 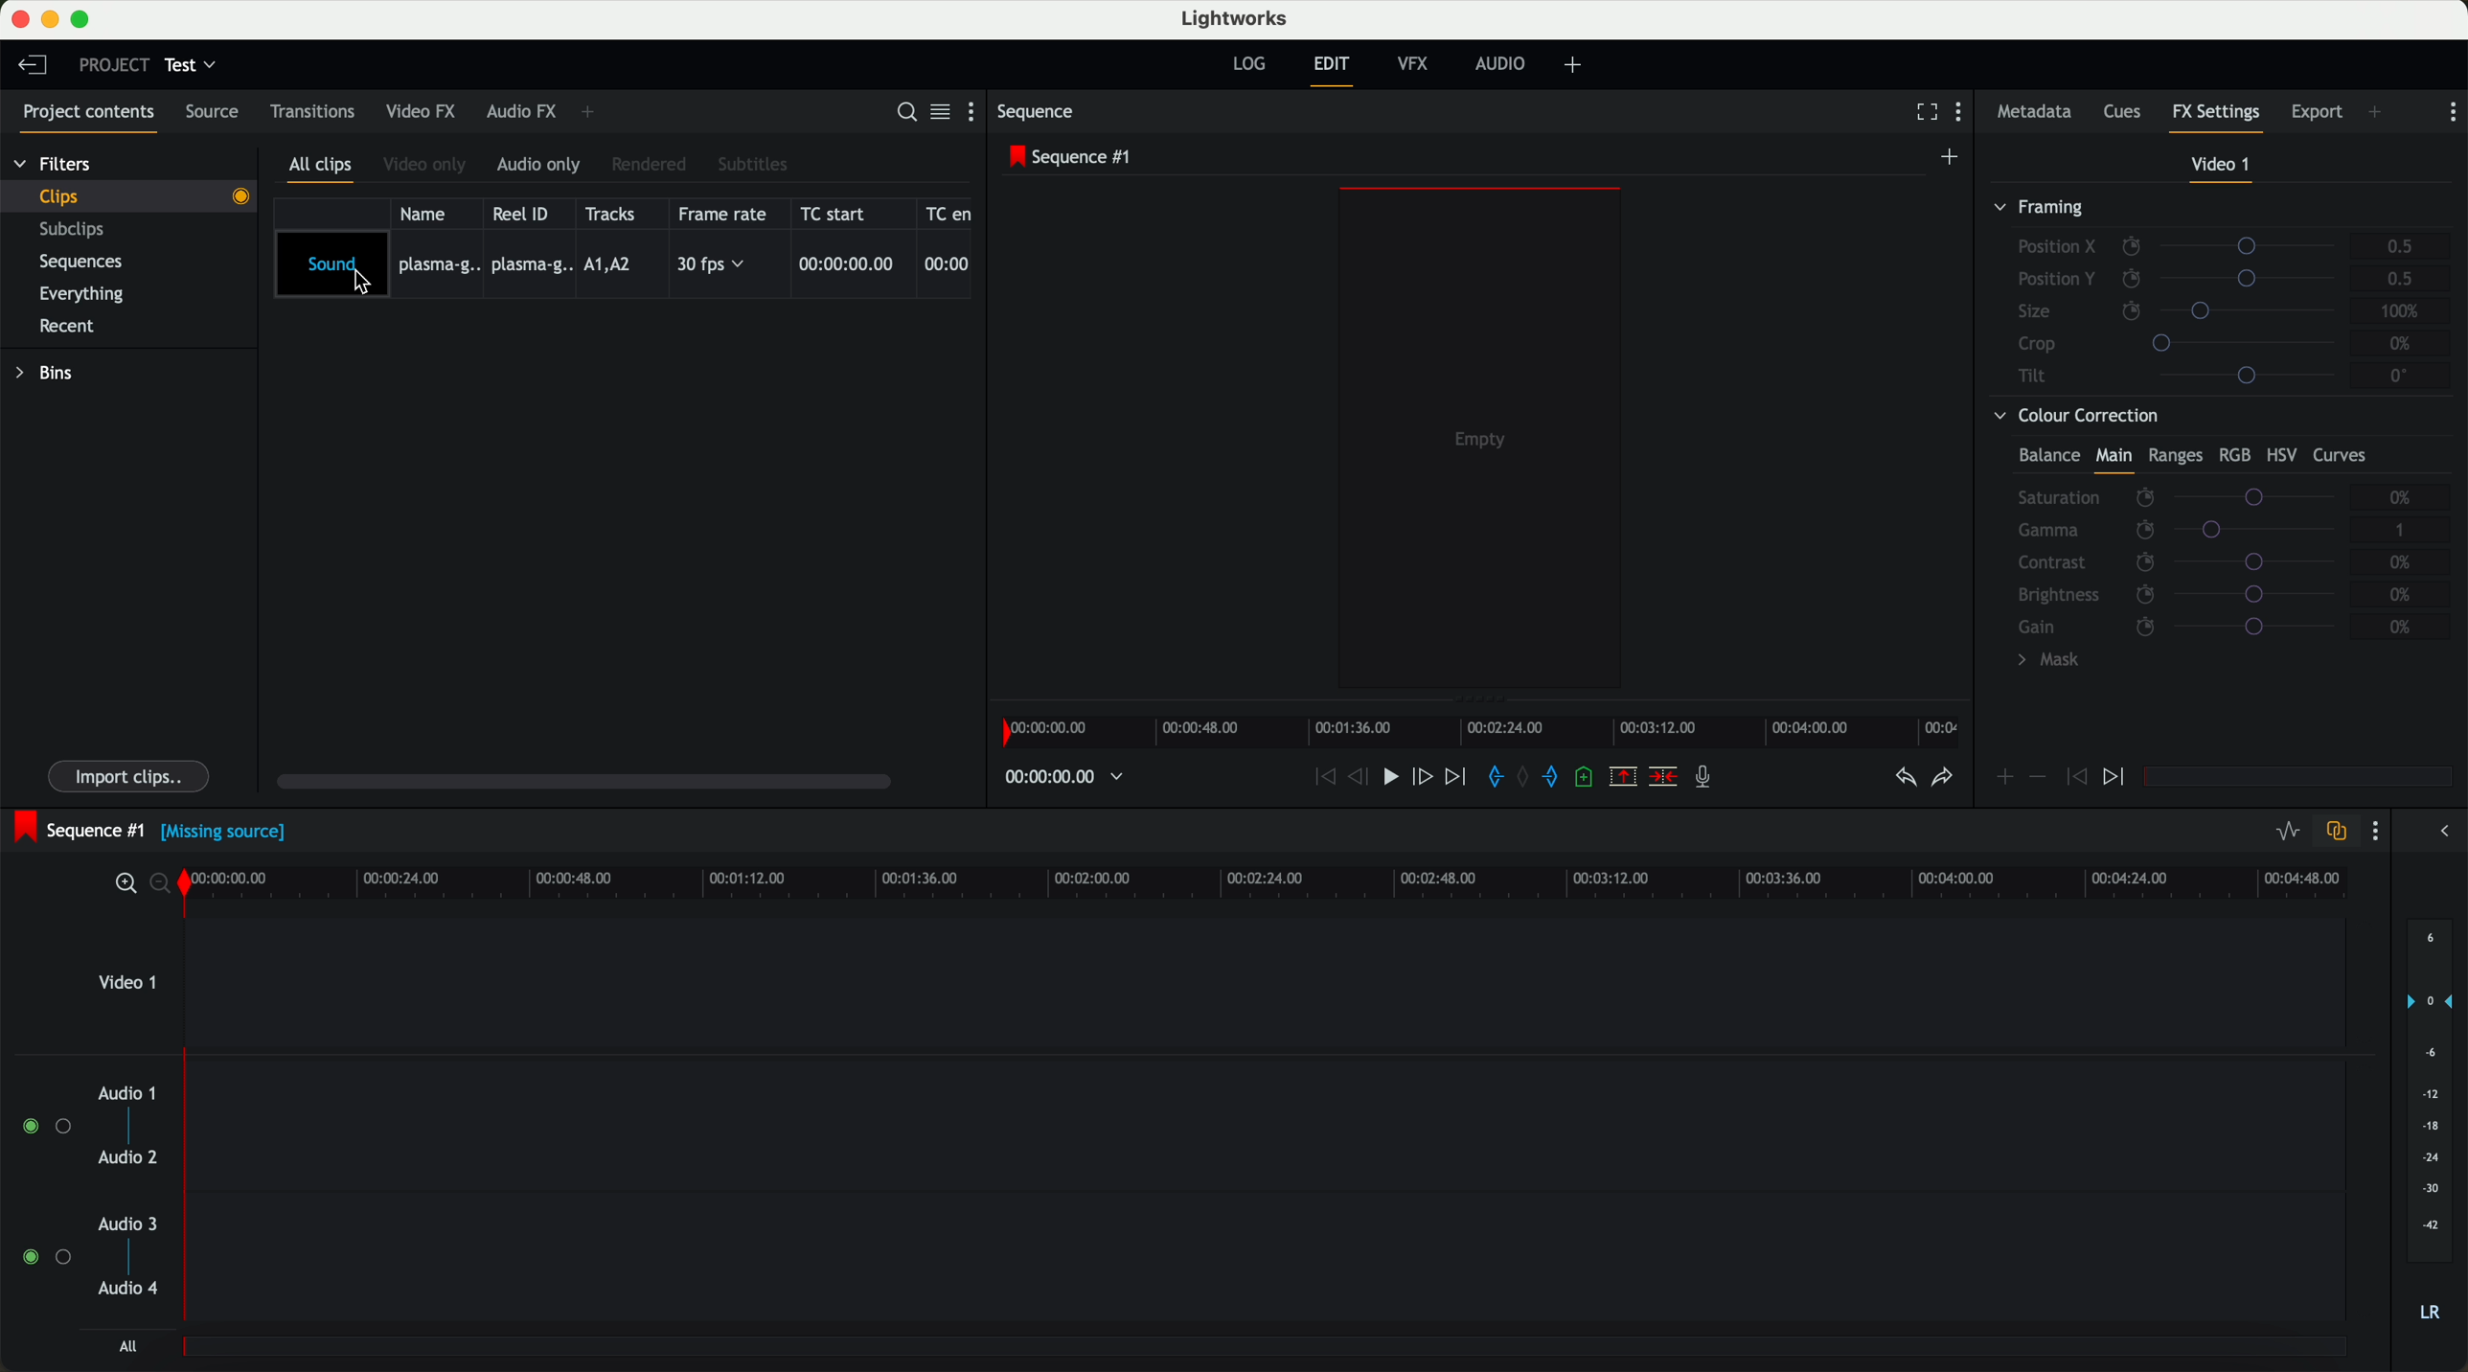 I want to click on clip, so click(x=140, y=195).